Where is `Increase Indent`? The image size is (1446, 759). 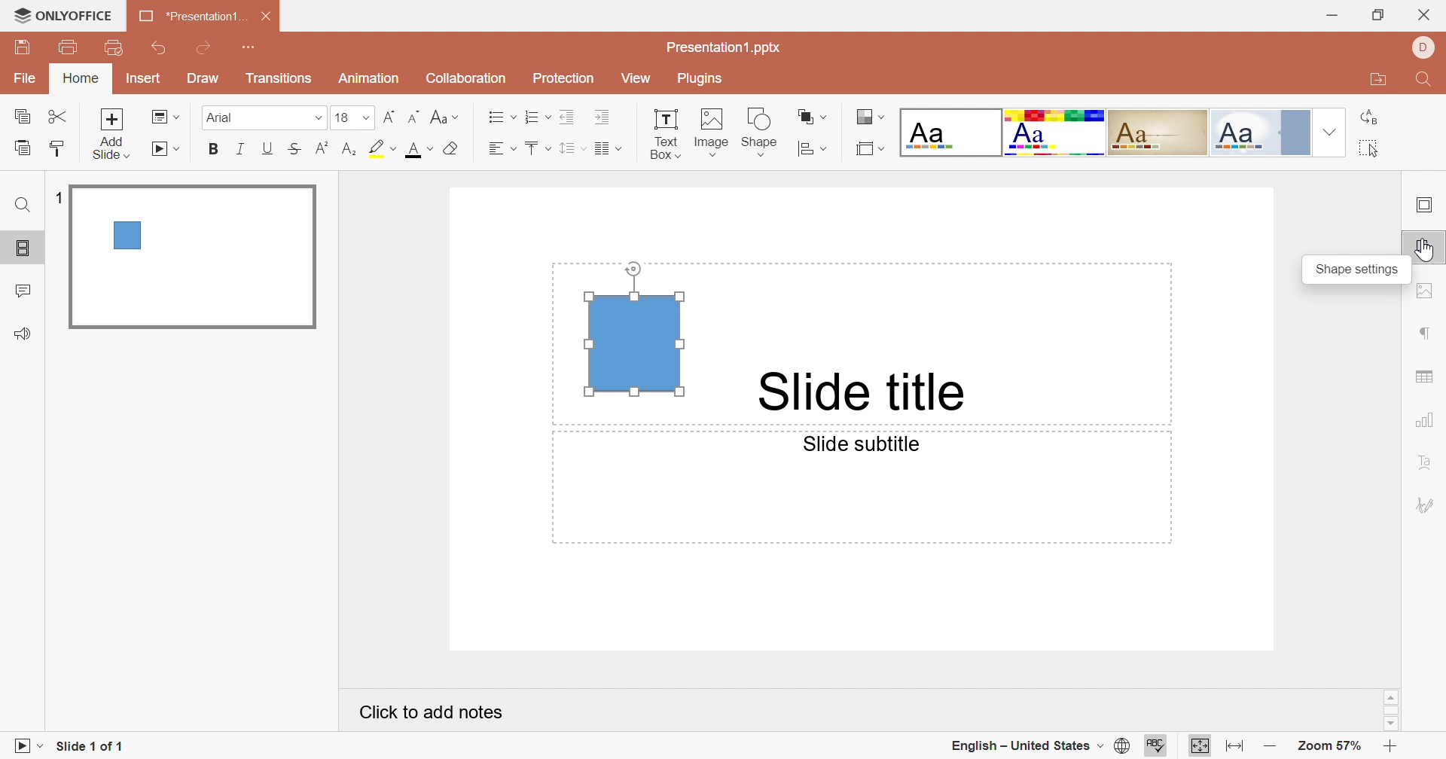 Increase Indent is located at coordinates (600, 117).